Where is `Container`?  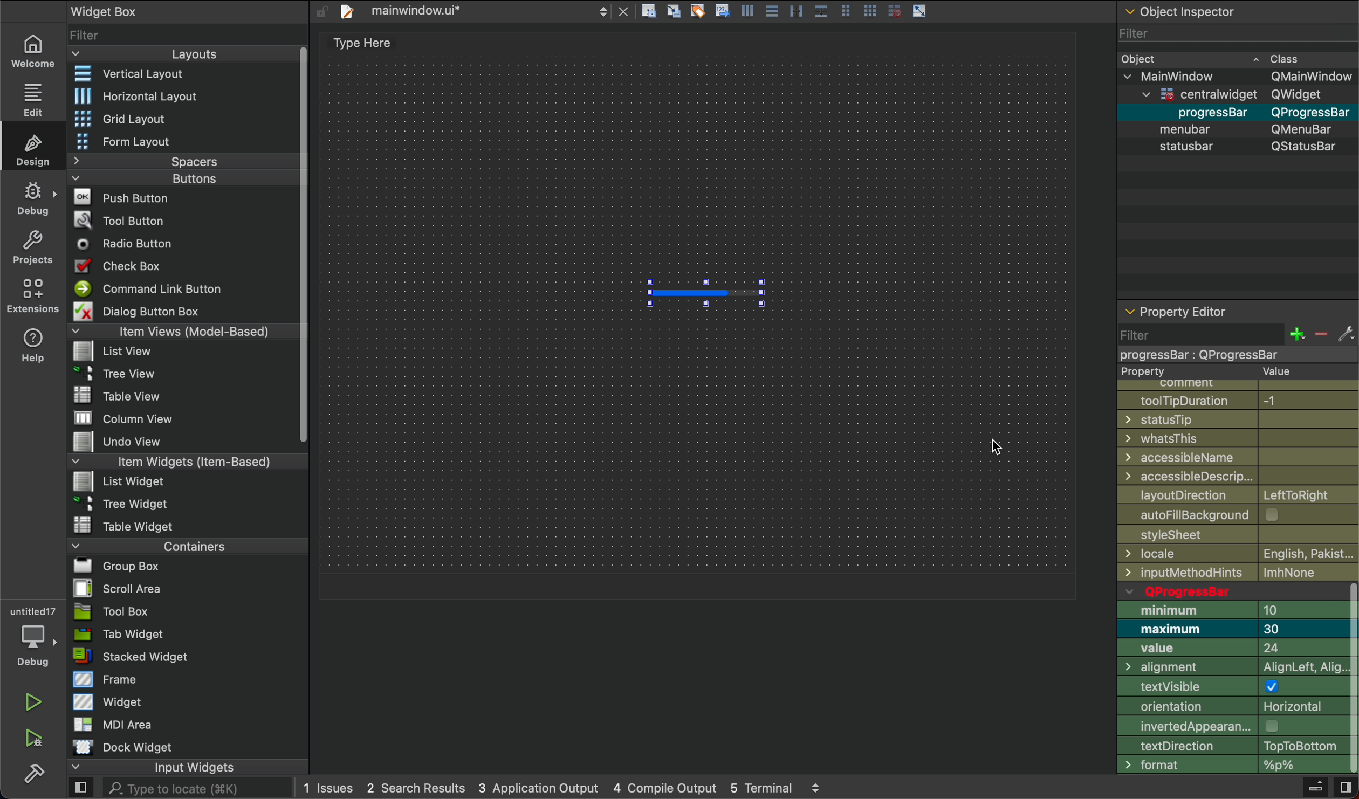
Container is located at coordinates (160, 545).